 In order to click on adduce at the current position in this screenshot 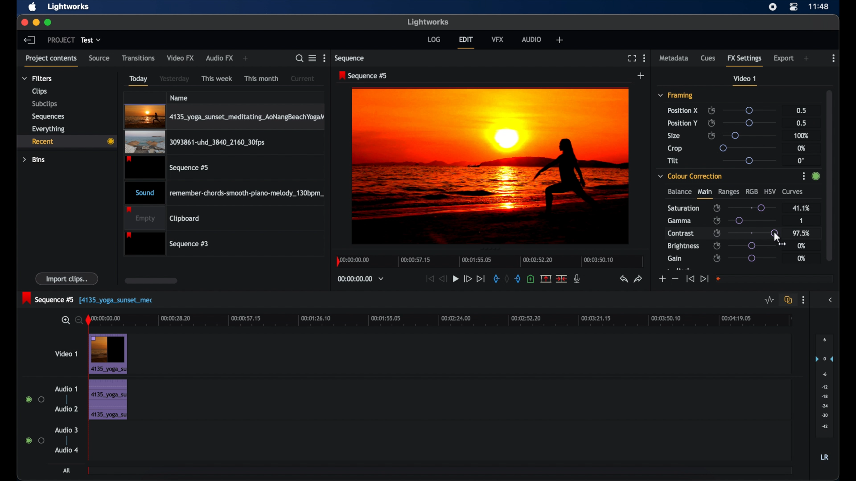, I will do `click(531, 278)`.